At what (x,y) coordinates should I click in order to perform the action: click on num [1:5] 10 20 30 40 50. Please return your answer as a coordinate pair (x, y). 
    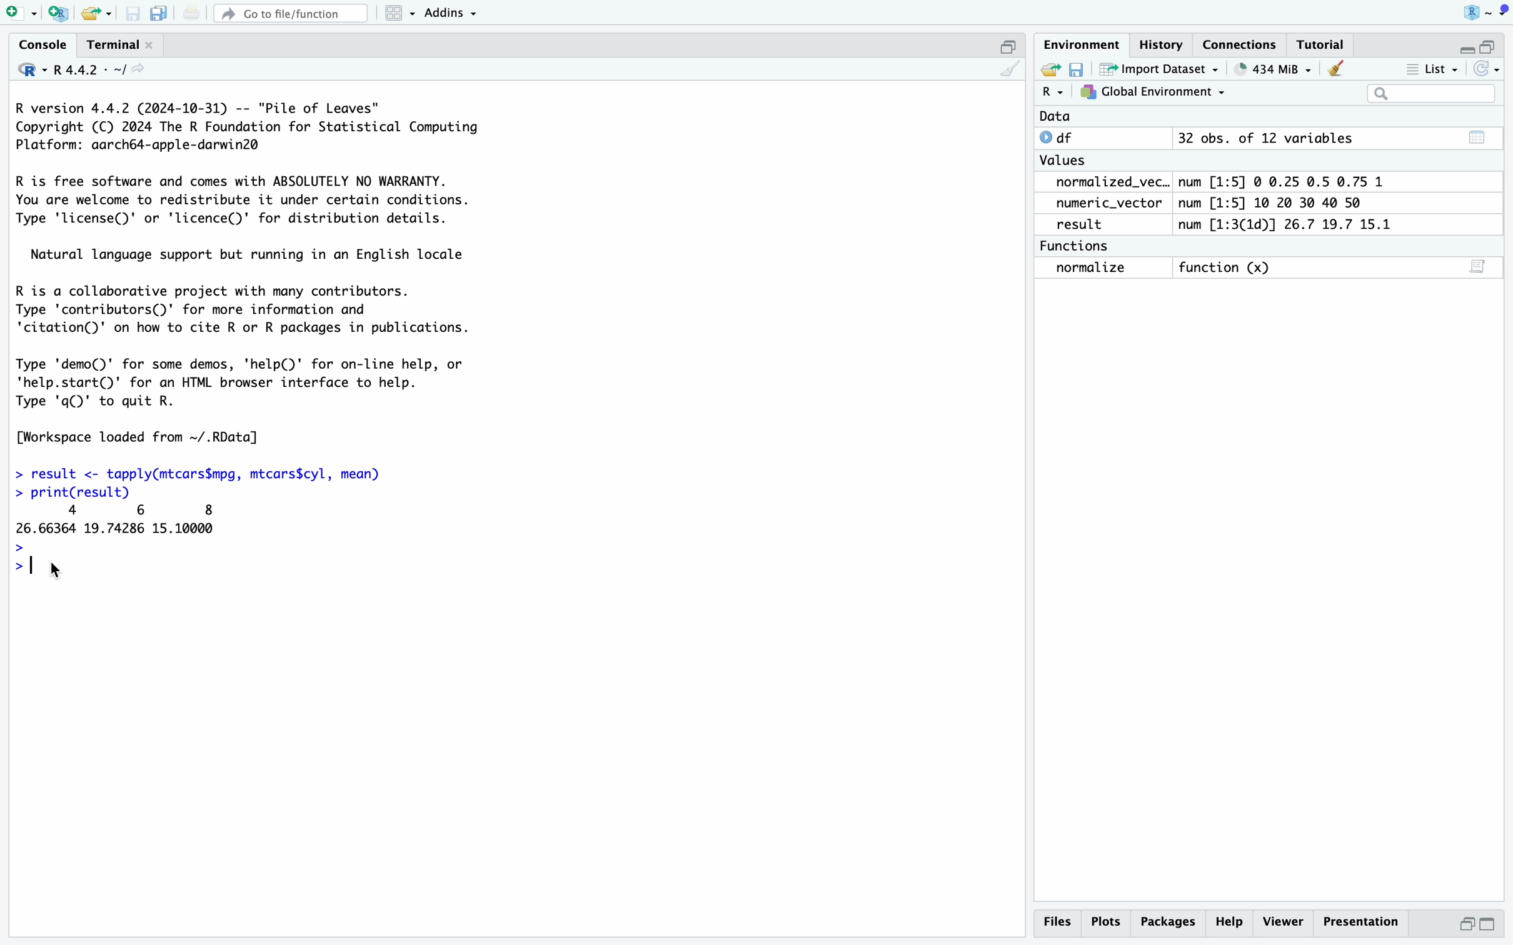
    Looking at the image, I should click on (1272, 202).